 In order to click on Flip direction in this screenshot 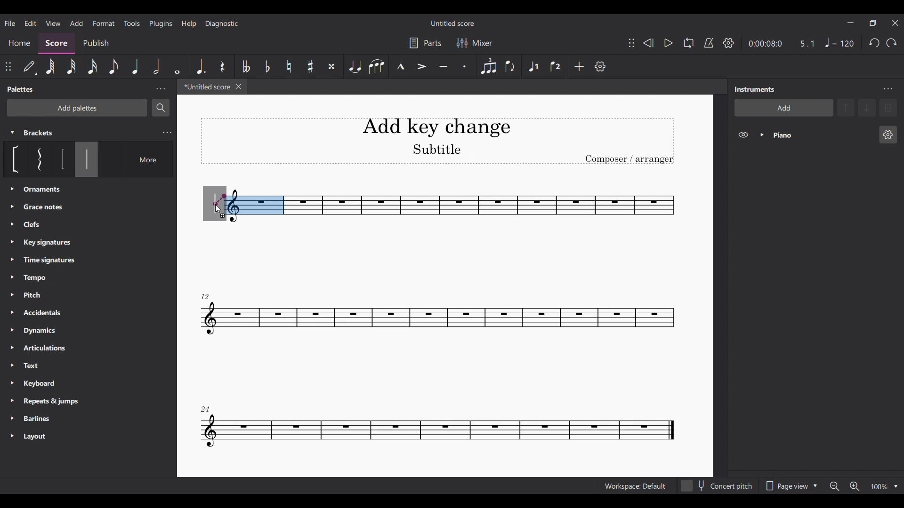, I will do `click(510, 66)`.